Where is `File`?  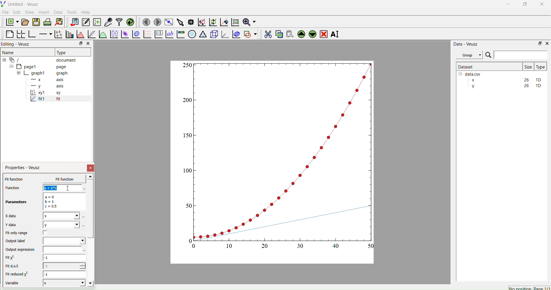
File is located at coordinates (5, 12).